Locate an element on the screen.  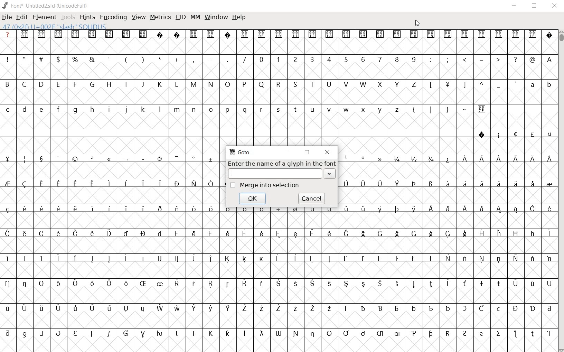
METRICS is located at coordinates (159, 18).